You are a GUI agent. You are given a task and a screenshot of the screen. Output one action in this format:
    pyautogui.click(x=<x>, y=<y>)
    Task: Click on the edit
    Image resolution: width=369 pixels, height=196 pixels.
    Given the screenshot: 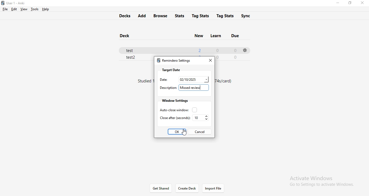 What is the action you would take?
    pyautogui.click(x=14, y=9)
    